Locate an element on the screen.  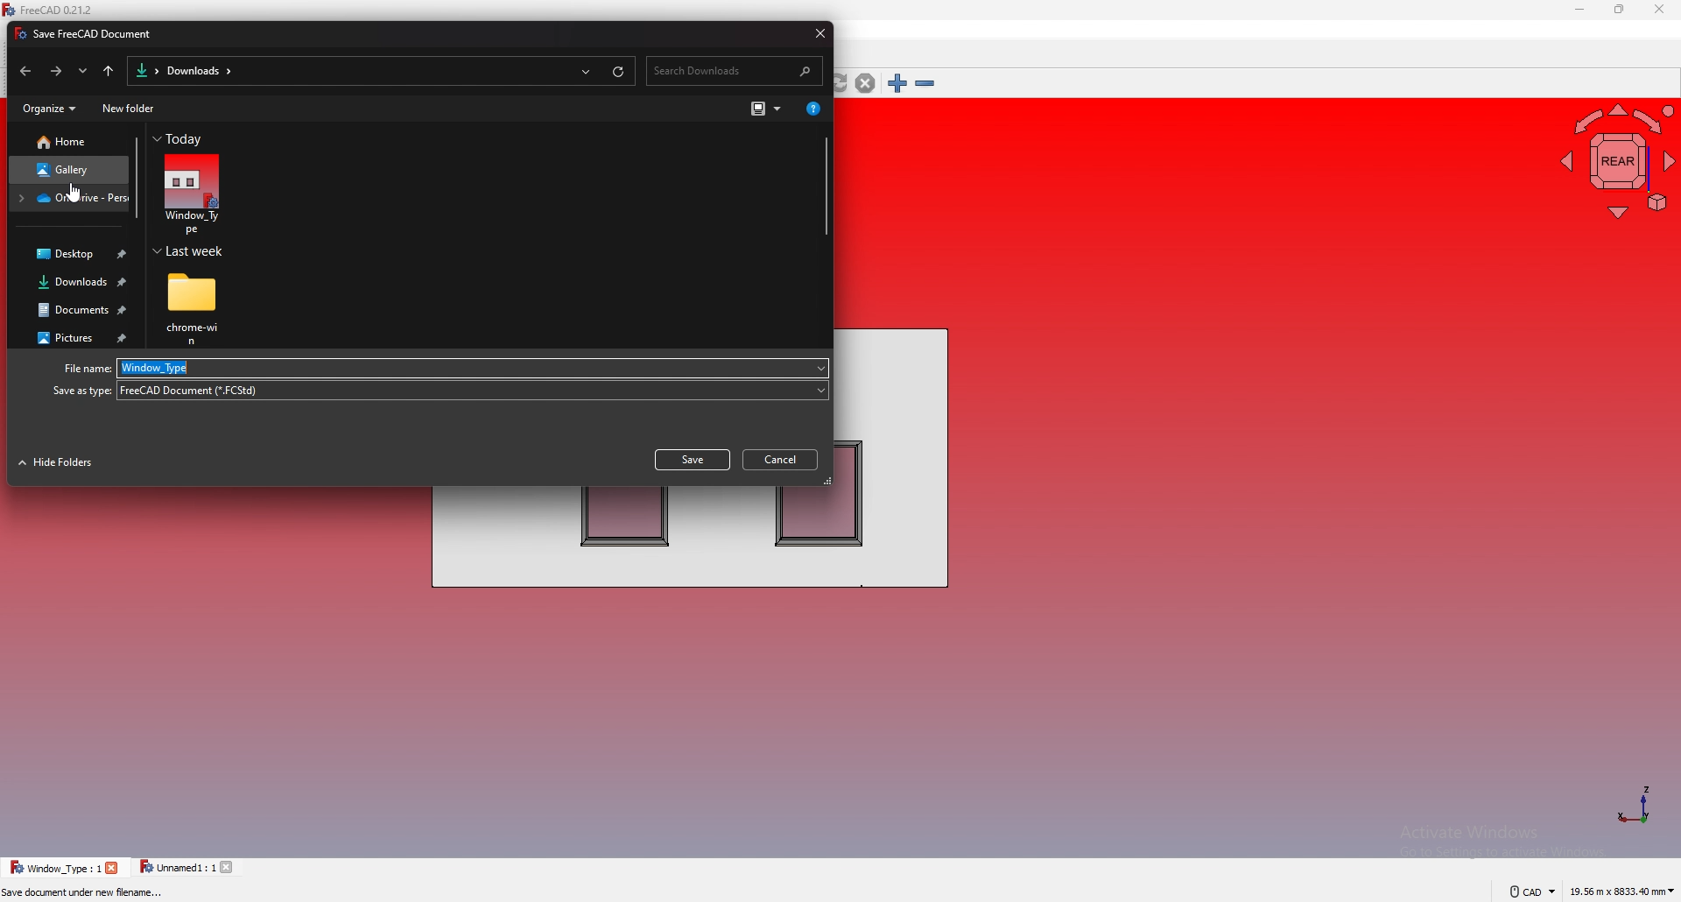
navigating cube is located at coordinates (1613, 159).